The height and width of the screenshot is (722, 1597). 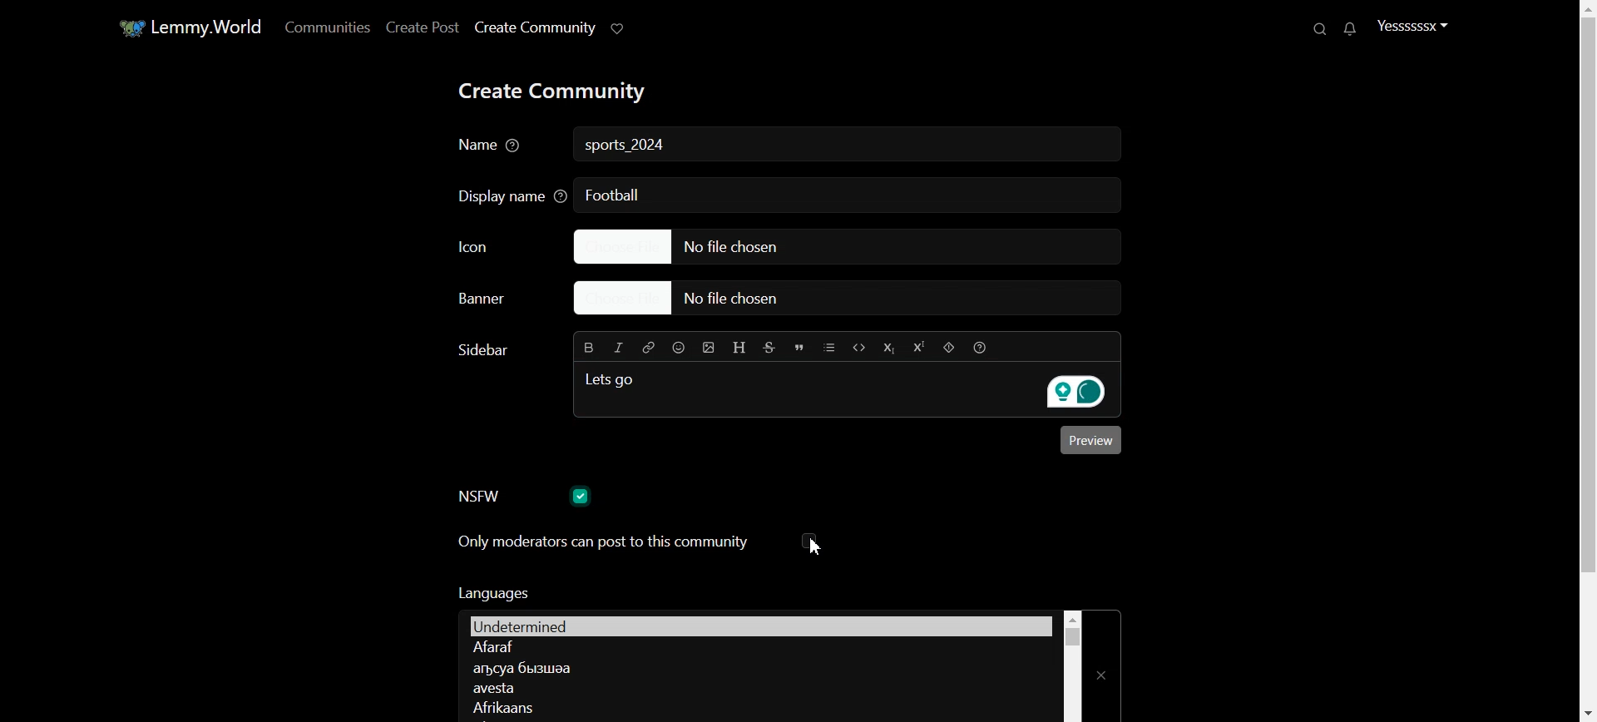 What do you see at coordinates (799, 348) in the screenshot?
I see `Quote` at bounding box center [799, 348].